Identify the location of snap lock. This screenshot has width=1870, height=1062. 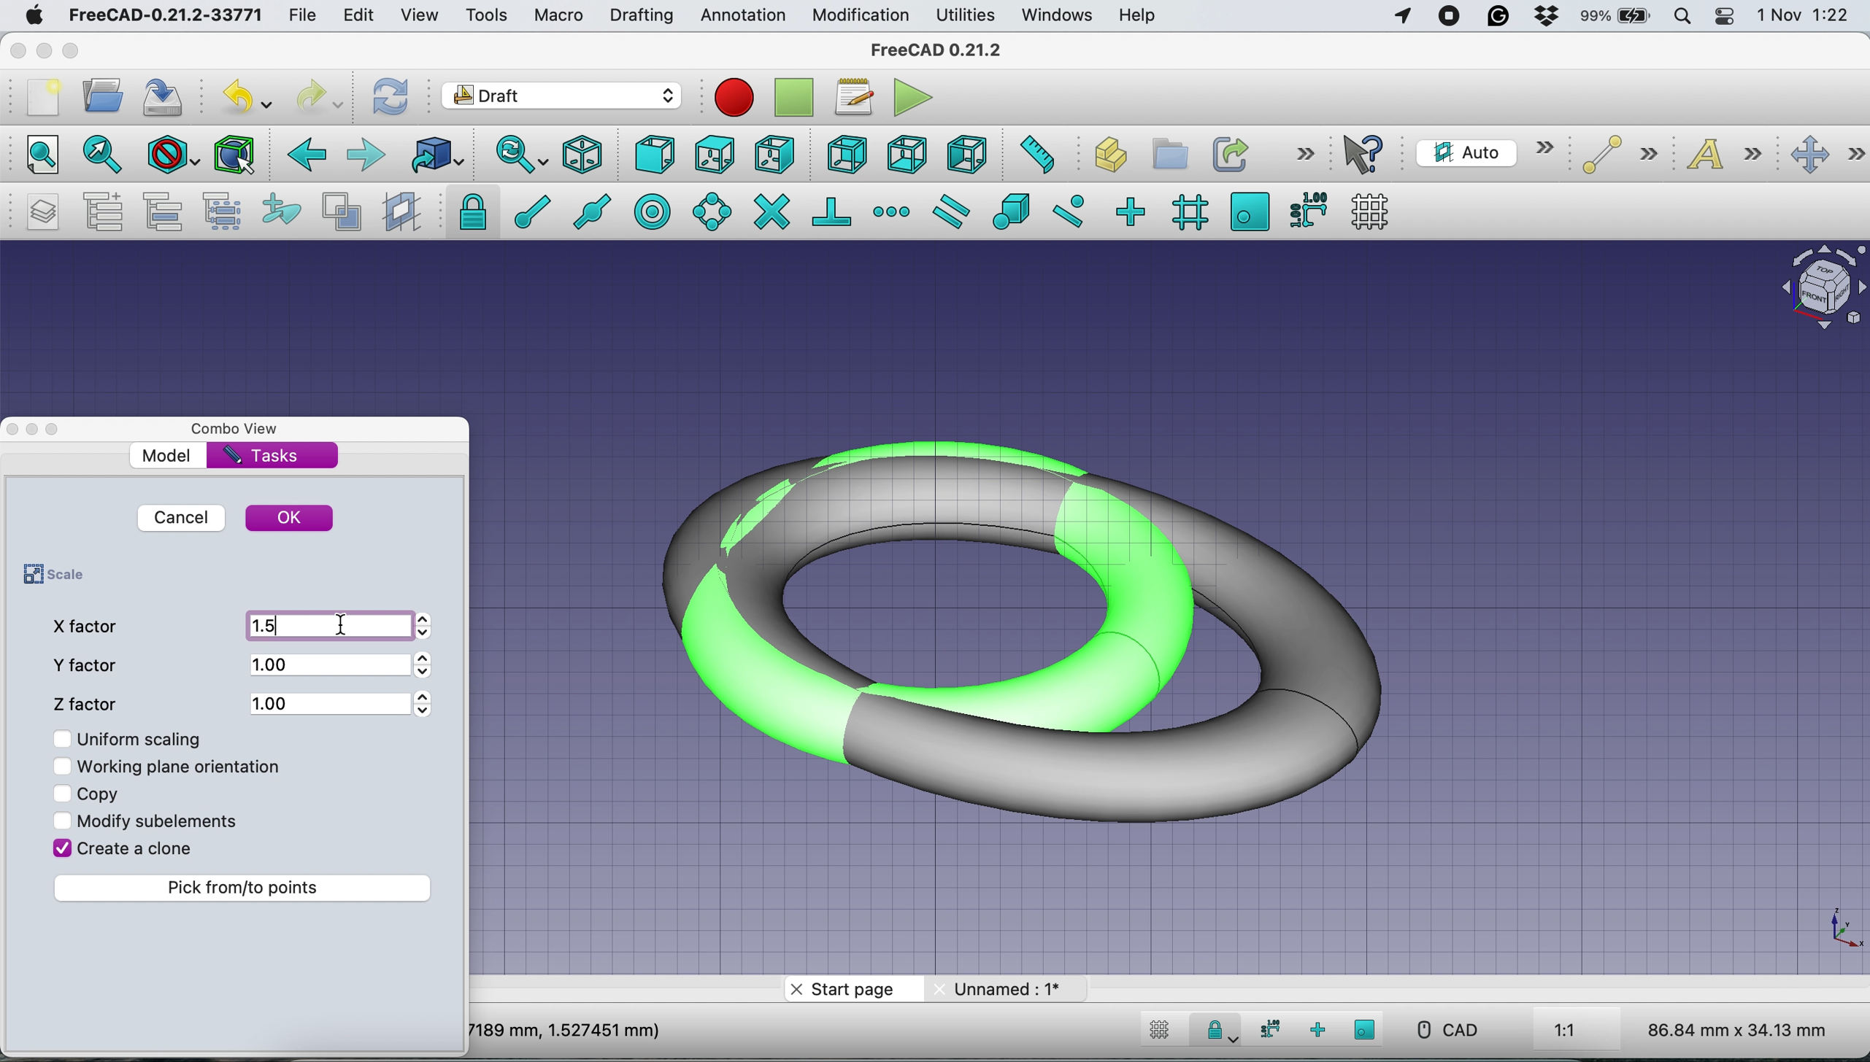
(466, 212).